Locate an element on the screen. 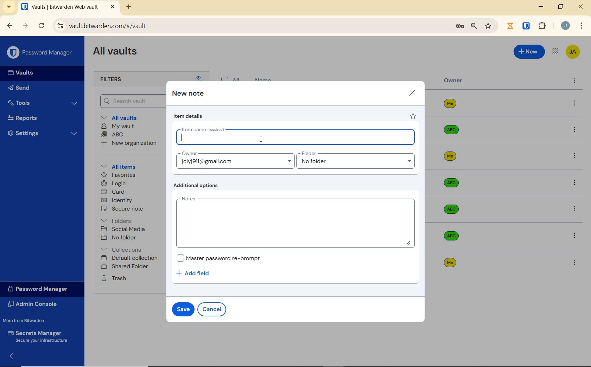  Password Manager is located at coordinates (40, 52).